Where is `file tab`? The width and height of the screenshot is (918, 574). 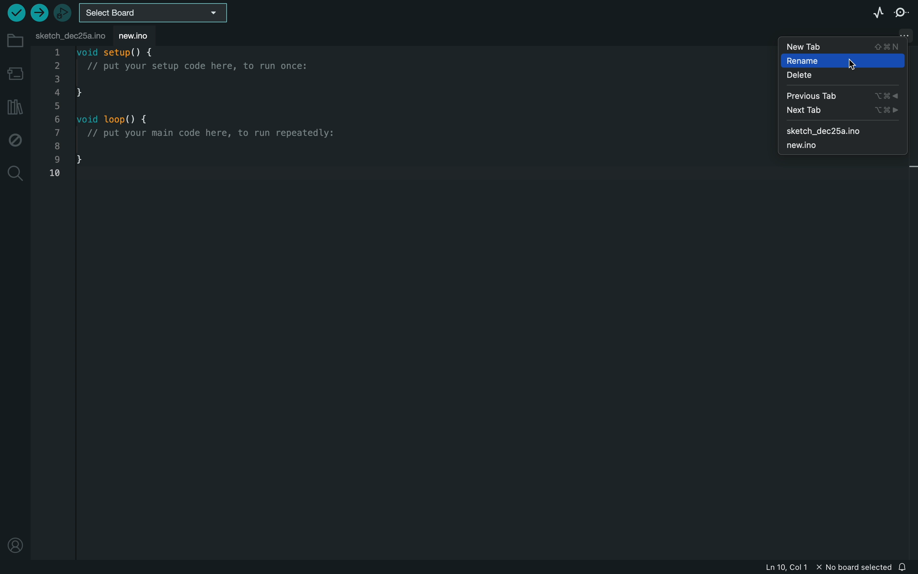
file tab is located at coordinates (70, 34).